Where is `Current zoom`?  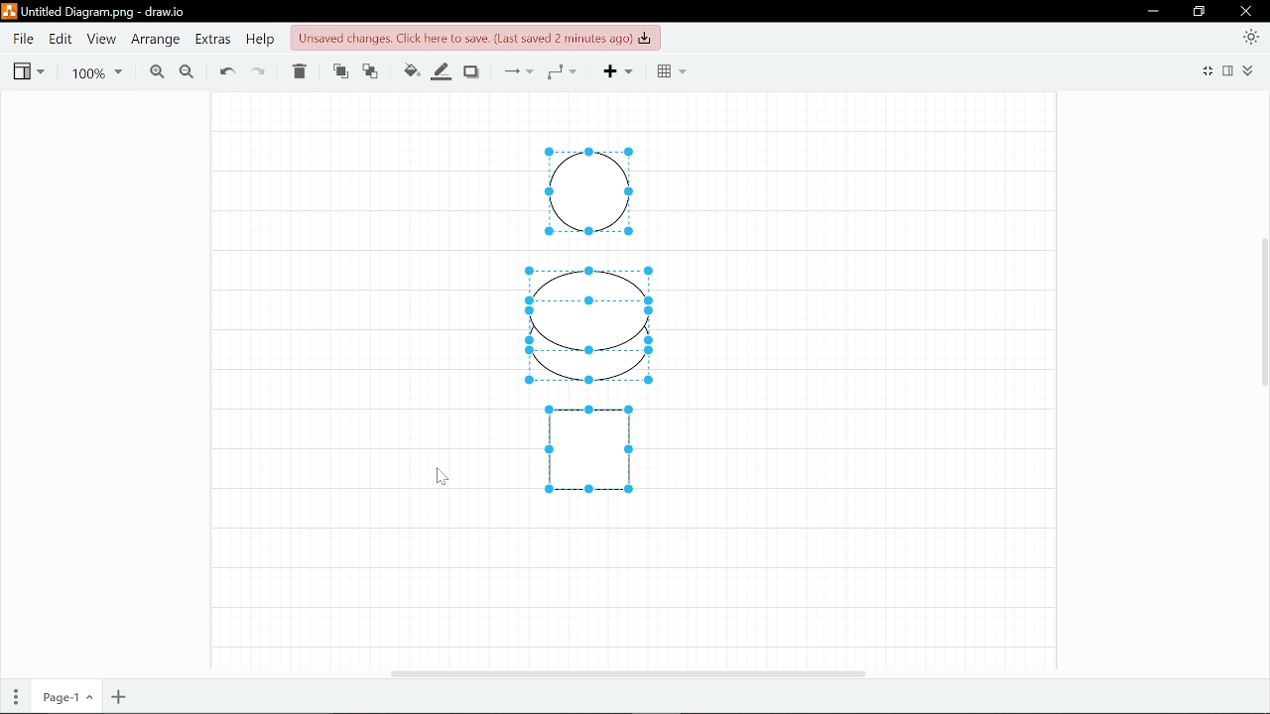
Current zoom is located at coordinates (95, 74).